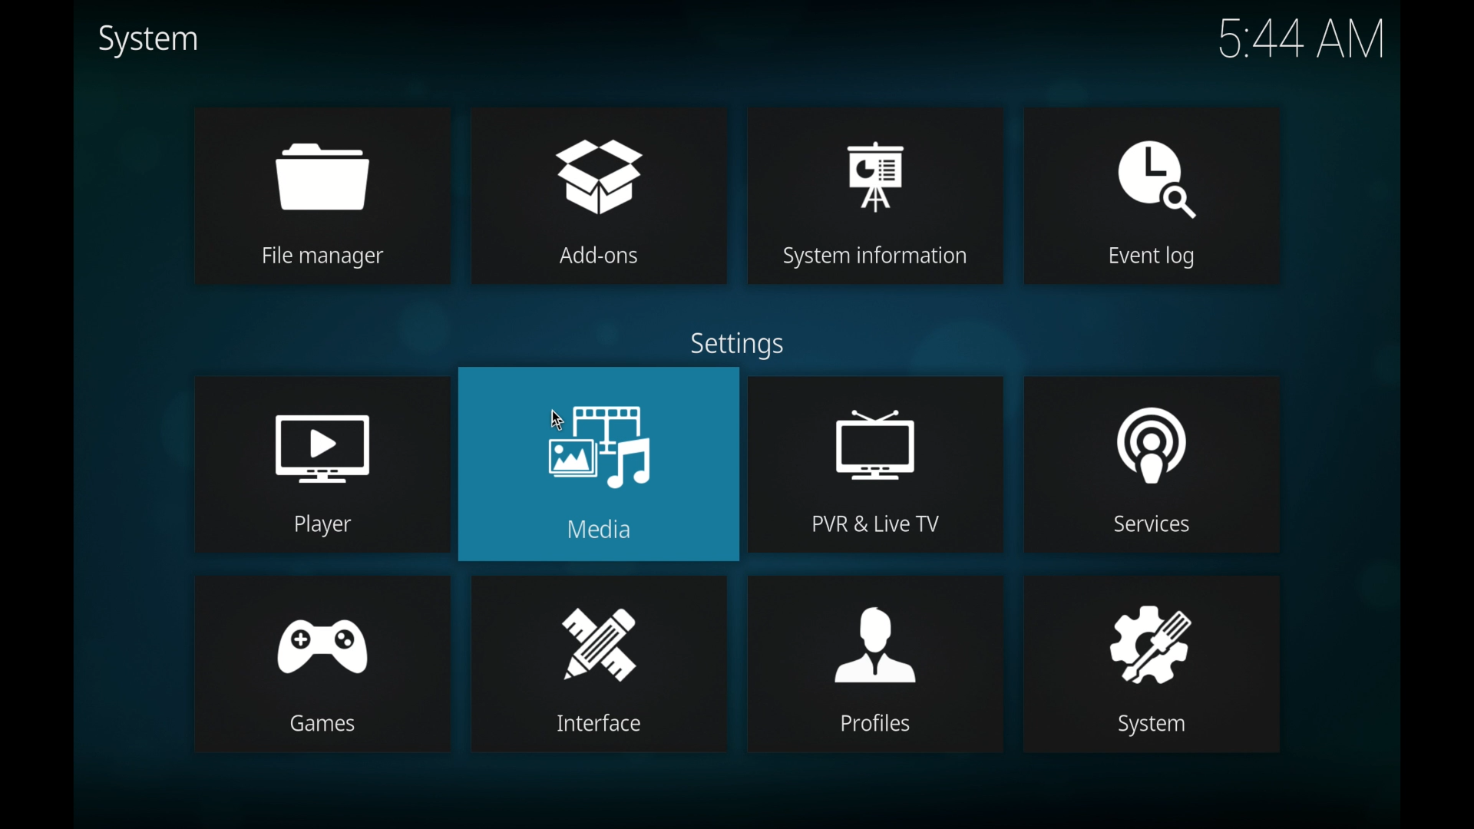  I want to click on file manager, so click(322, 198).